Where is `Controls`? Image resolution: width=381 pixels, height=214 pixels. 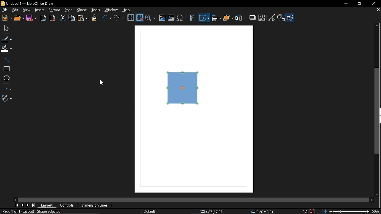 Controls is located at coordinates (67, 205).